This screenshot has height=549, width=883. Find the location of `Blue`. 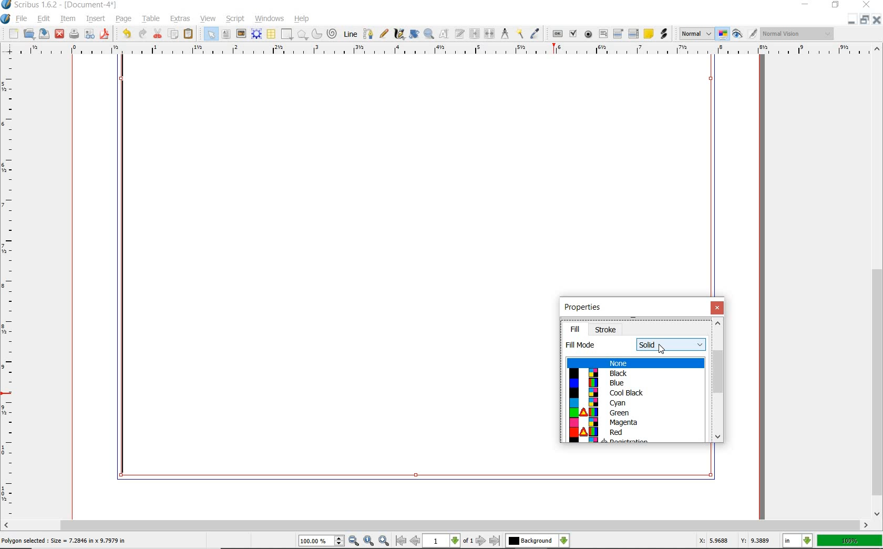

Blue is located at coordinates (632, 383).